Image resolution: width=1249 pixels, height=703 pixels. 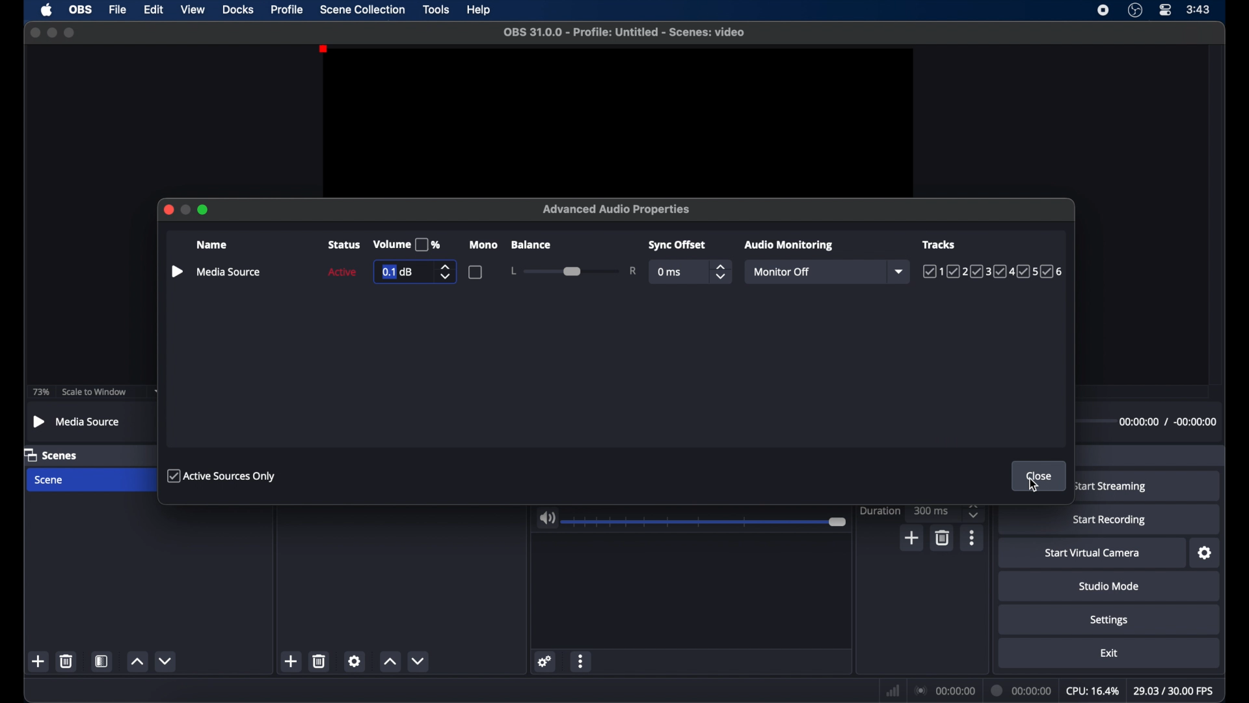 I want to click on volume, so click(x=546, y=518).